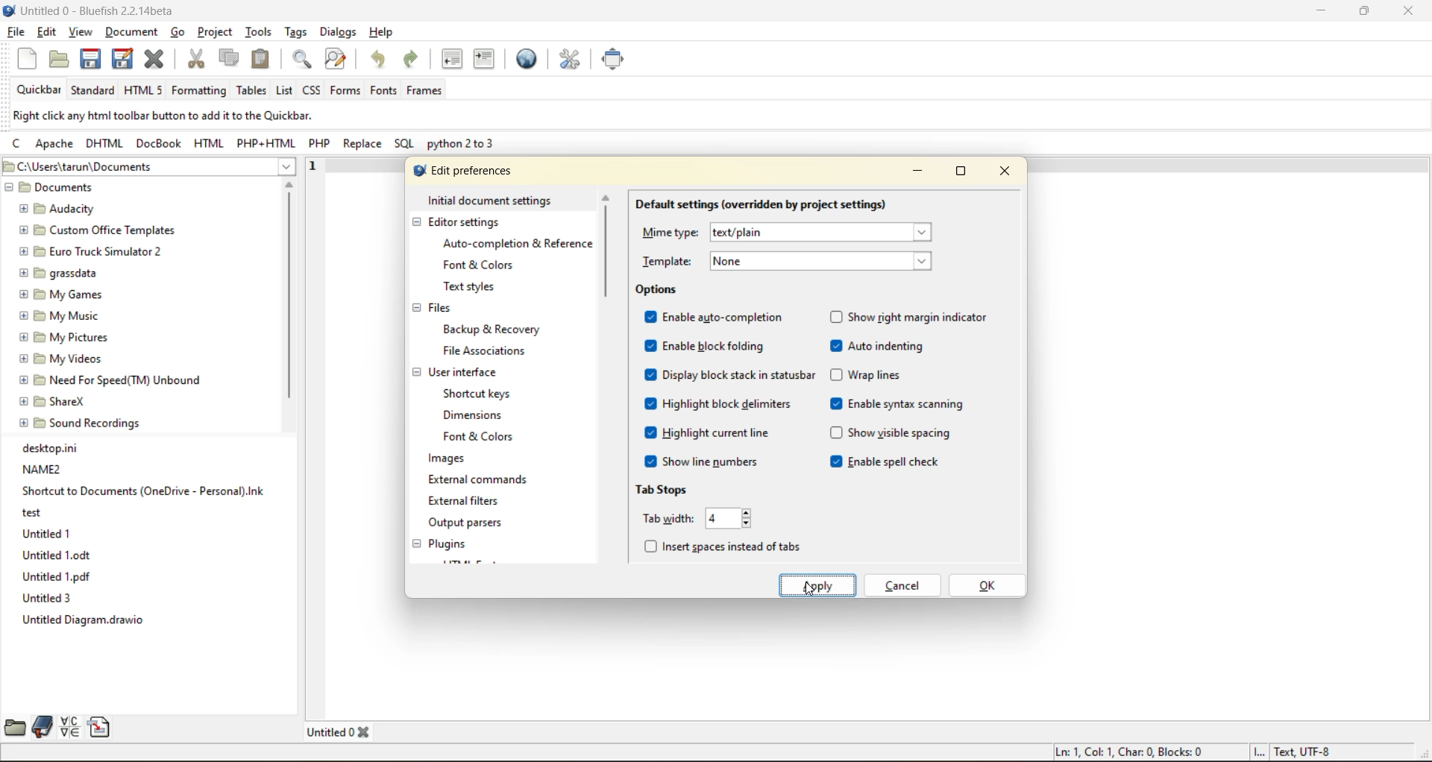 The image size is (1432, 762). I want to click on close, so click(1007, 171).